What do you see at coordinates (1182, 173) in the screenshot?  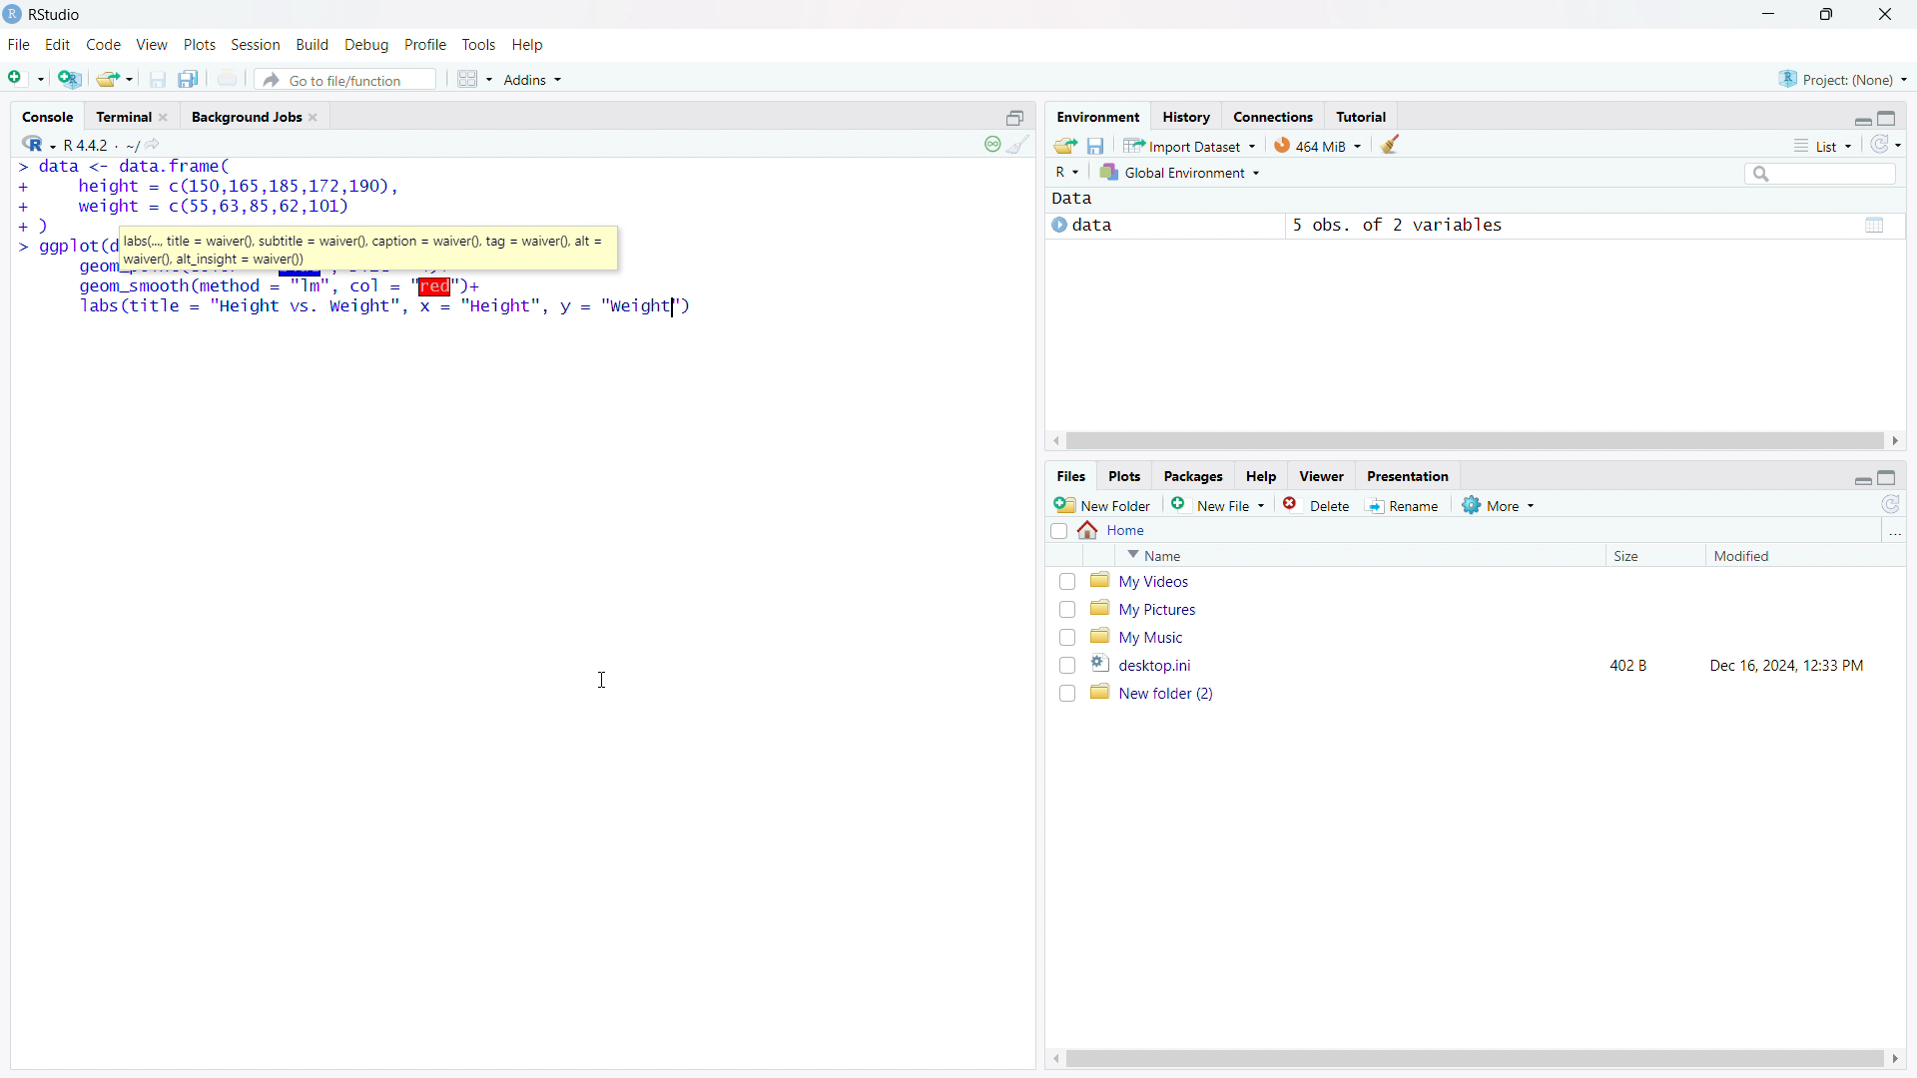 I see `select environment` at bounding box center [1182, 173].